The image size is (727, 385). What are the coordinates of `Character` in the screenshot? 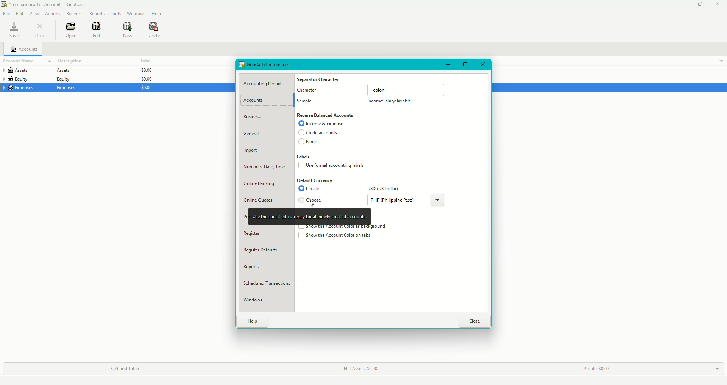 It's located at (308, 92).